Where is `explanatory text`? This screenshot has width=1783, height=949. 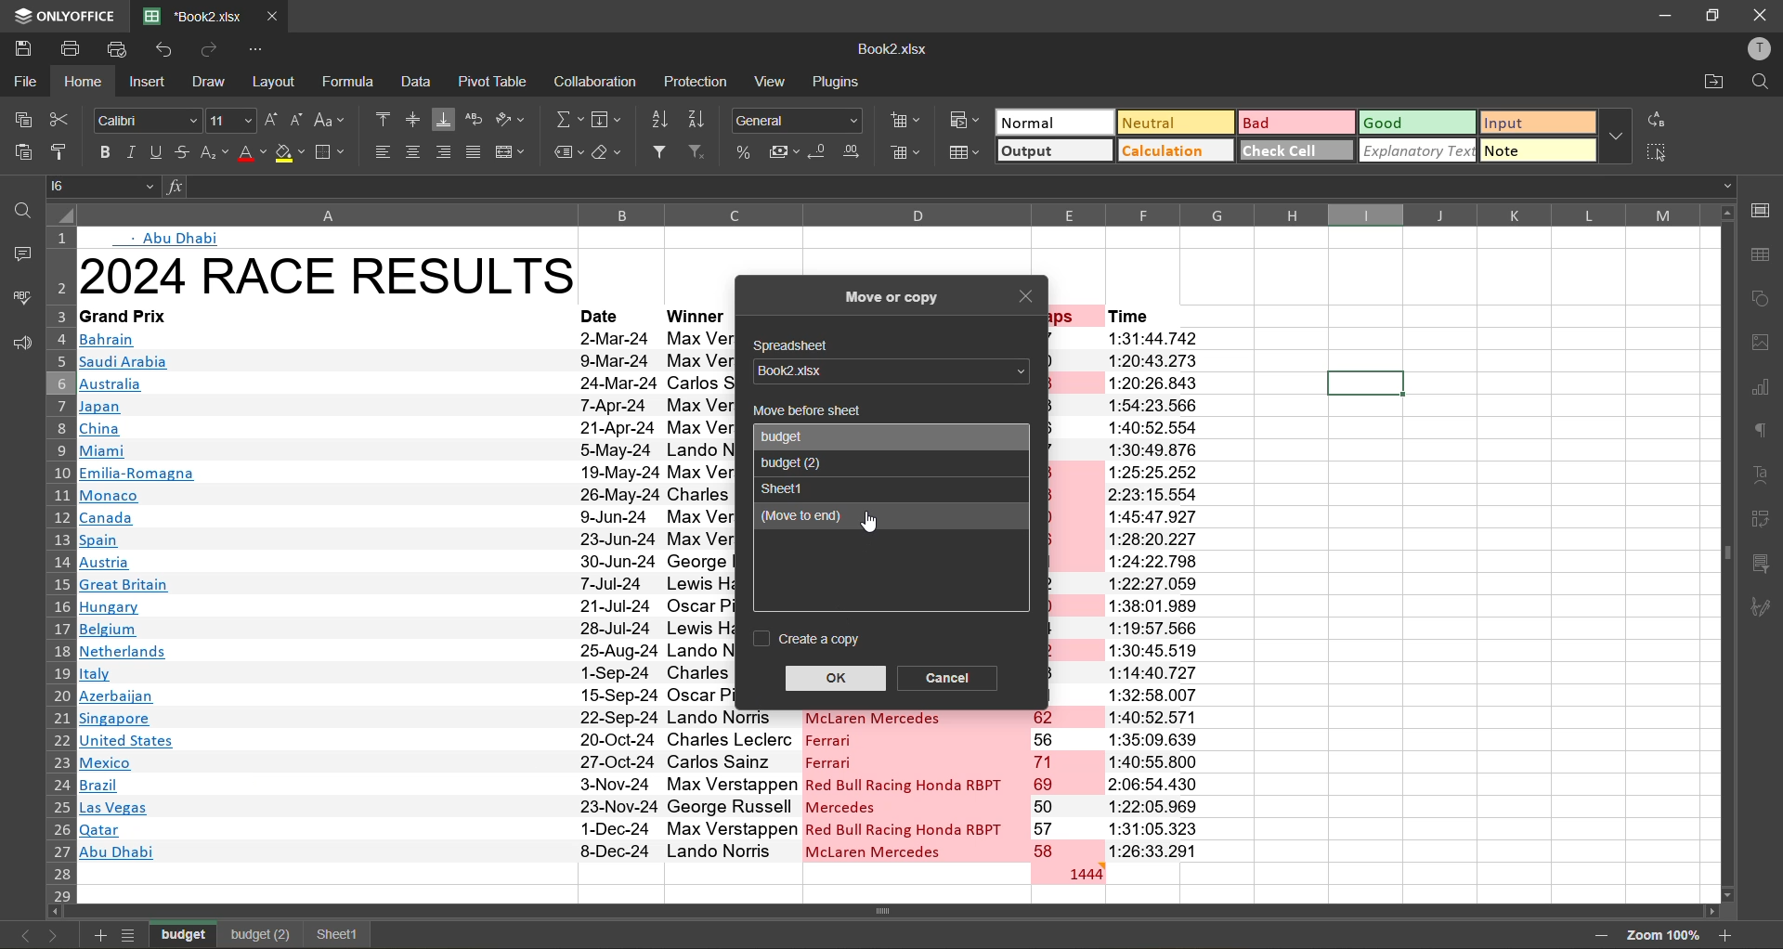
explanatory text is located at coordinates (1419, 149).